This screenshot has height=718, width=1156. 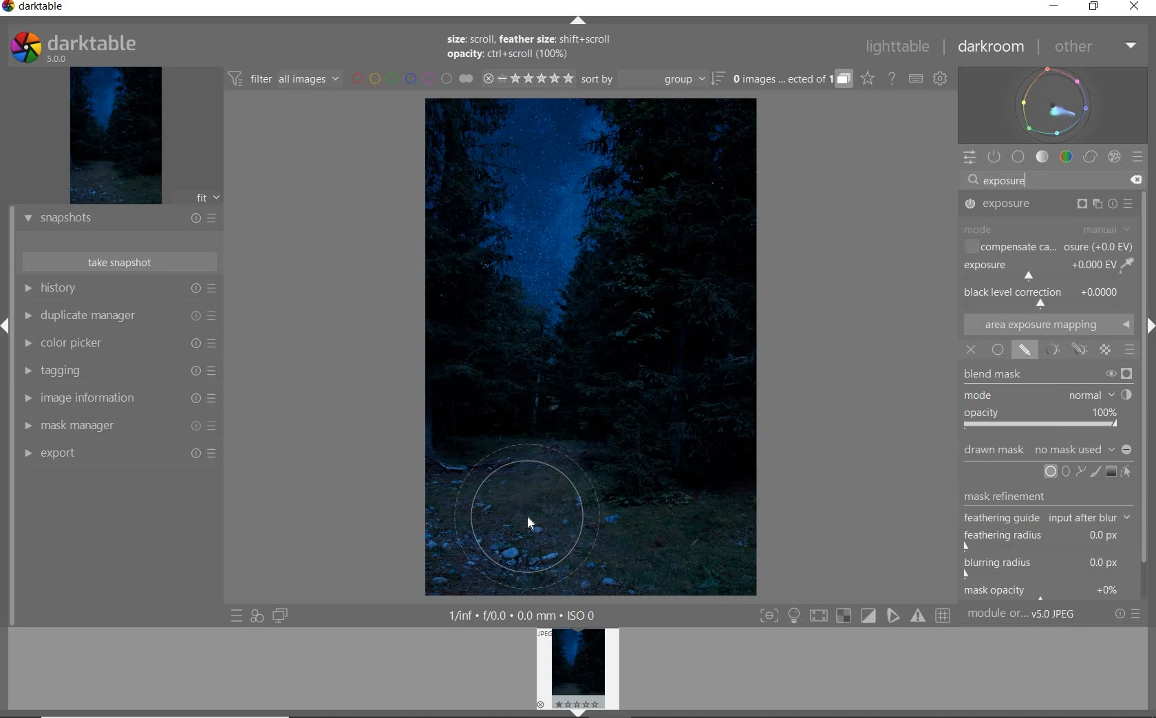 I want to click on CLICK TO CHANGE THE OVERLAYS SHOWN ON THUMBNAILS, so click(x=868, y=78).